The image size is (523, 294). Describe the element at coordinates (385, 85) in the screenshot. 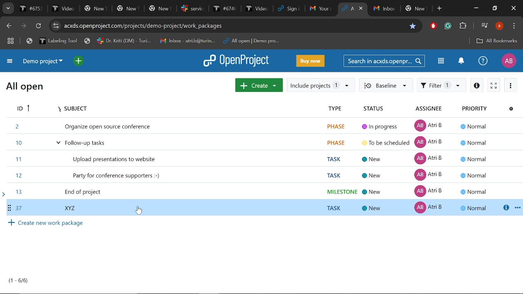

I see `Baseline` at that location.